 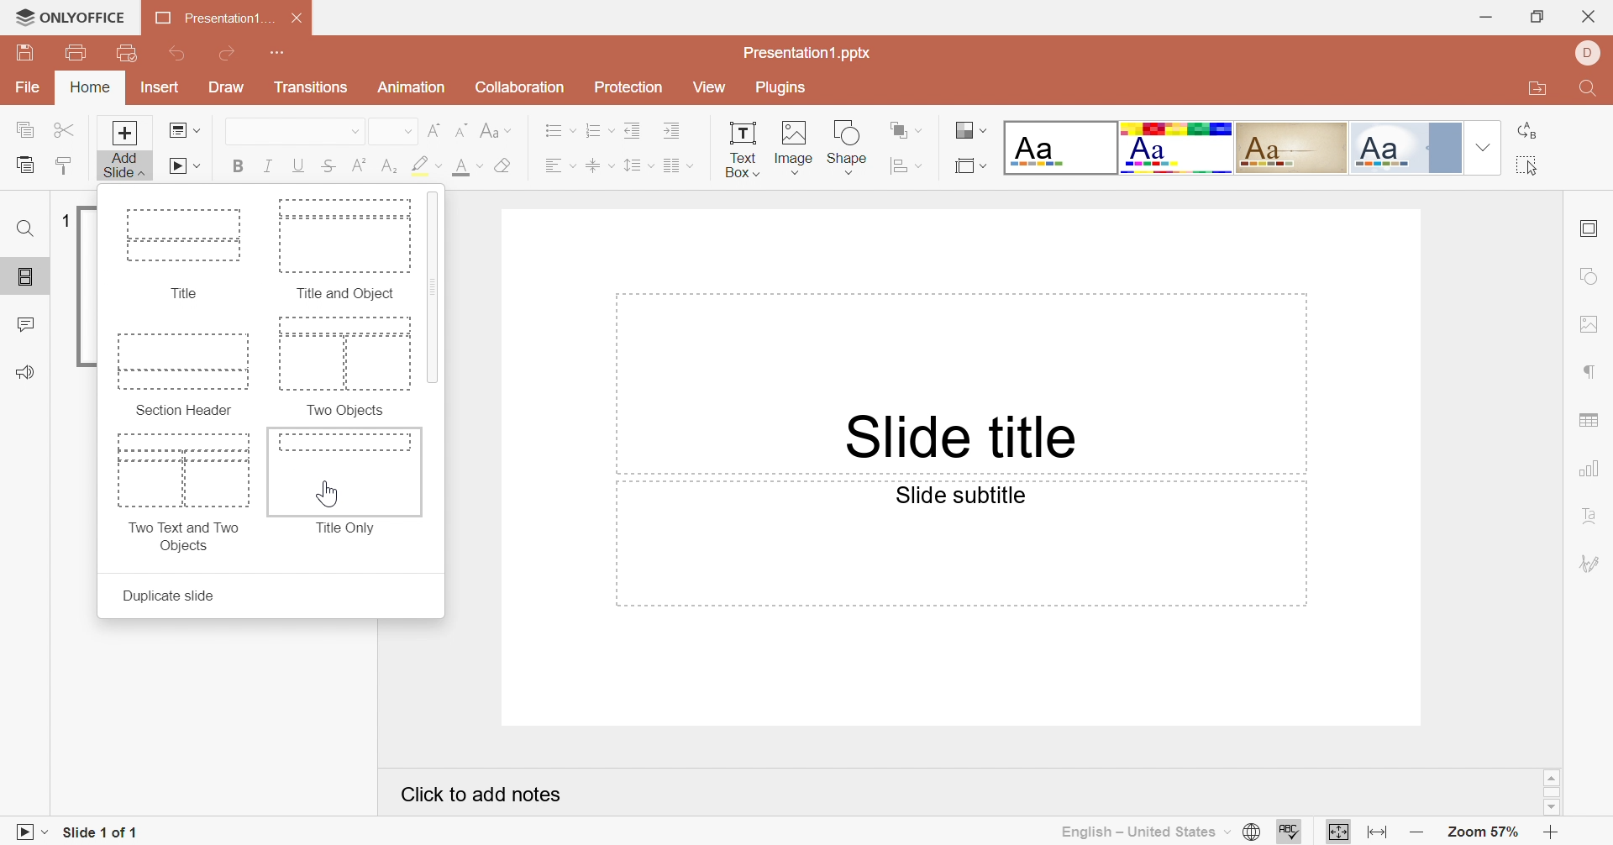 I want to click on Two objects, so click(x=346, y=366).